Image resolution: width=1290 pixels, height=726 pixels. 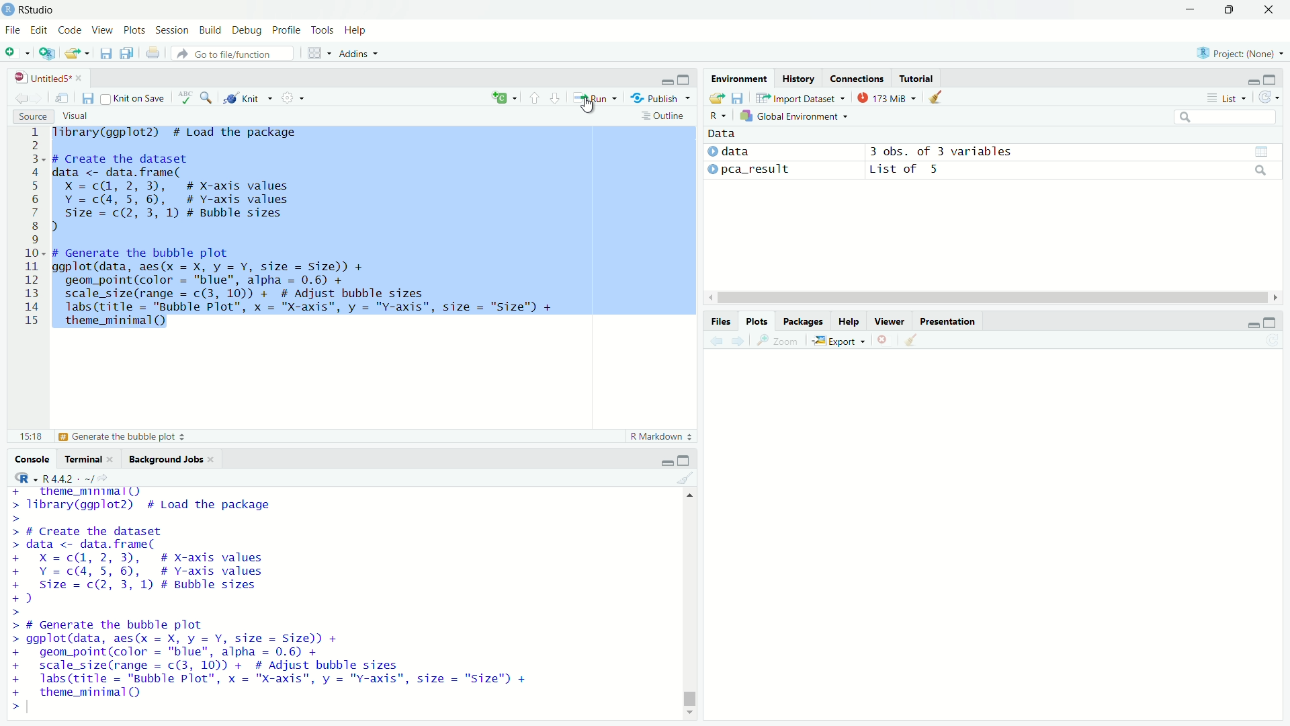 What do you see at coordinates (993, 298) in the screenshot?
I see `horizontal scrollbar` at bounding box center [993, 298].